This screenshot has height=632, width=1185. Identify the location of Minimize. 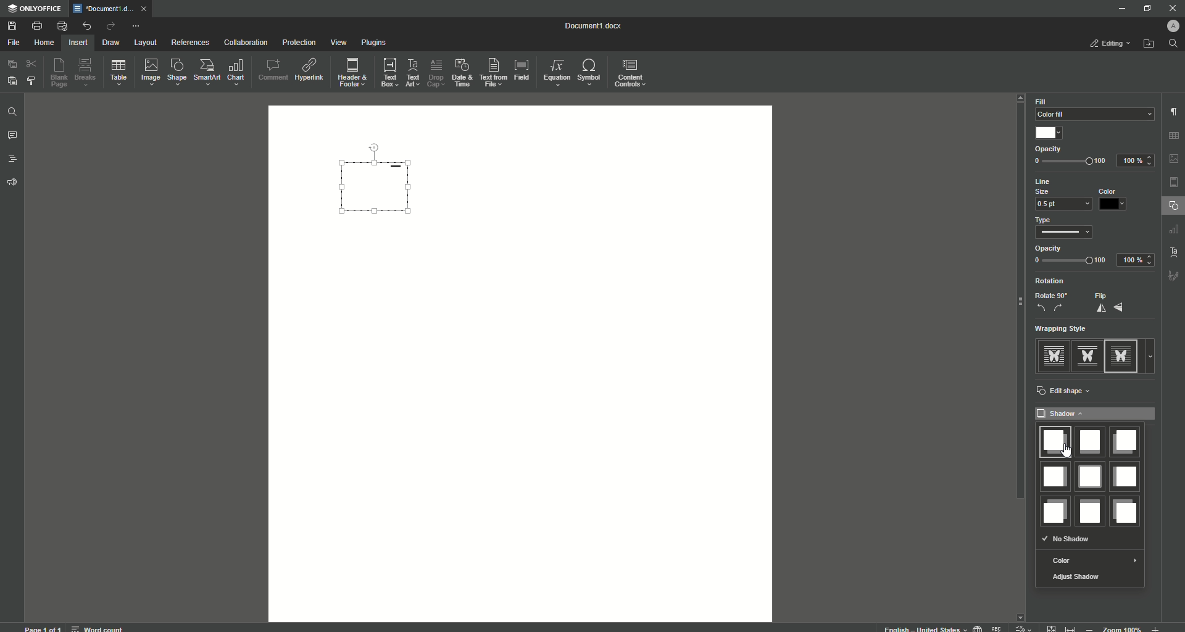
(1118, 8).